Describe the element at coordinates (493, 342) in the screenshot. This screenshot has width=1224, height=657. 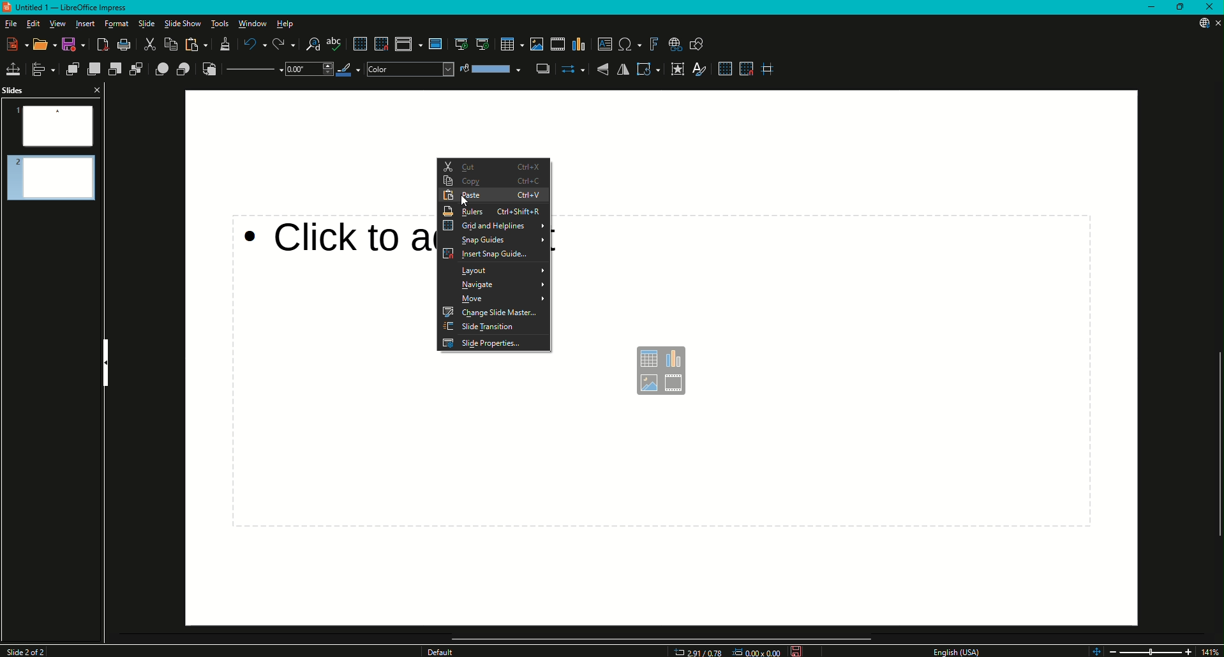
I see `Slide Properties` at that location.